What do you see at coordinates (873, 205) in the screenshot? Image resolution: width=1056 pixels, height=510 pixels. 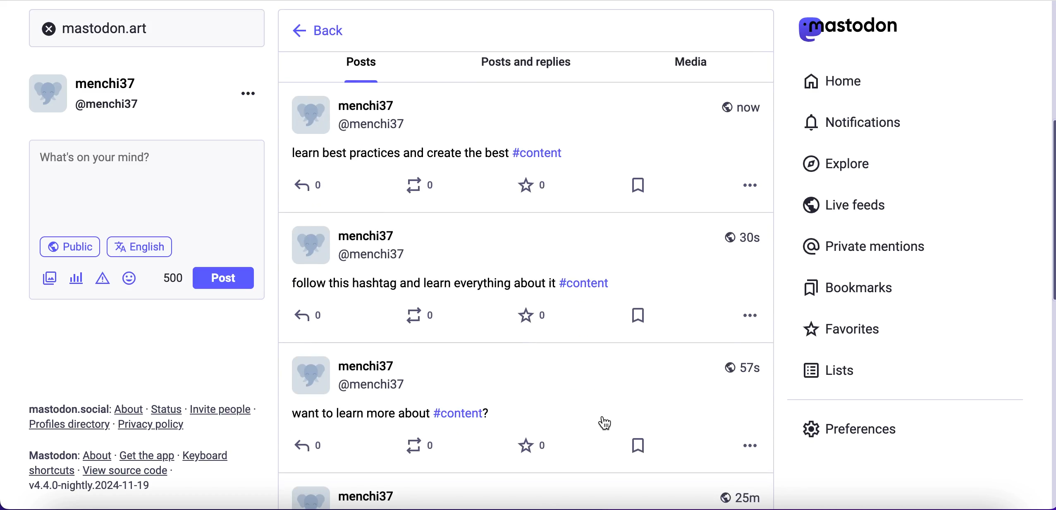 I see `live feeds` at bounding box center [873, 205].